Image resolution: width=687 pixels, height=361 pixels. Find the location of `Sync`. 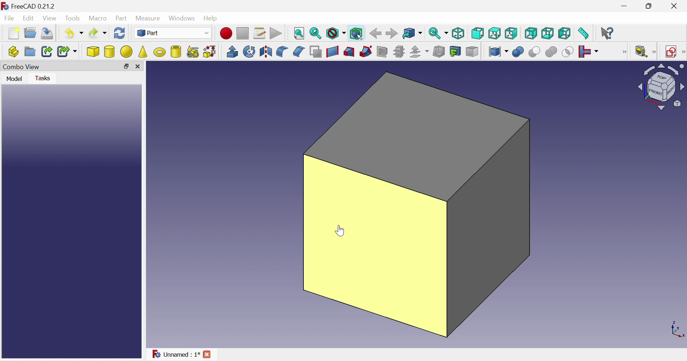

Sync is located at coordinates (439, 33).